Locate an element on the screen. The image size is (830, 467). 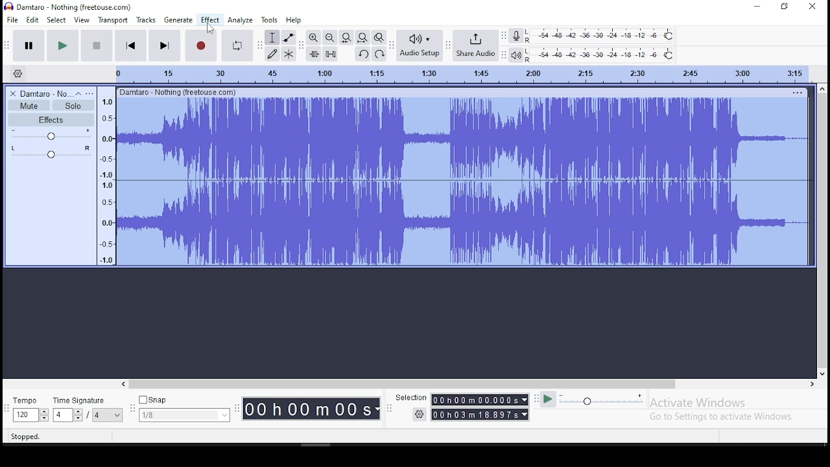
redo is located at coordinates (380, 54).